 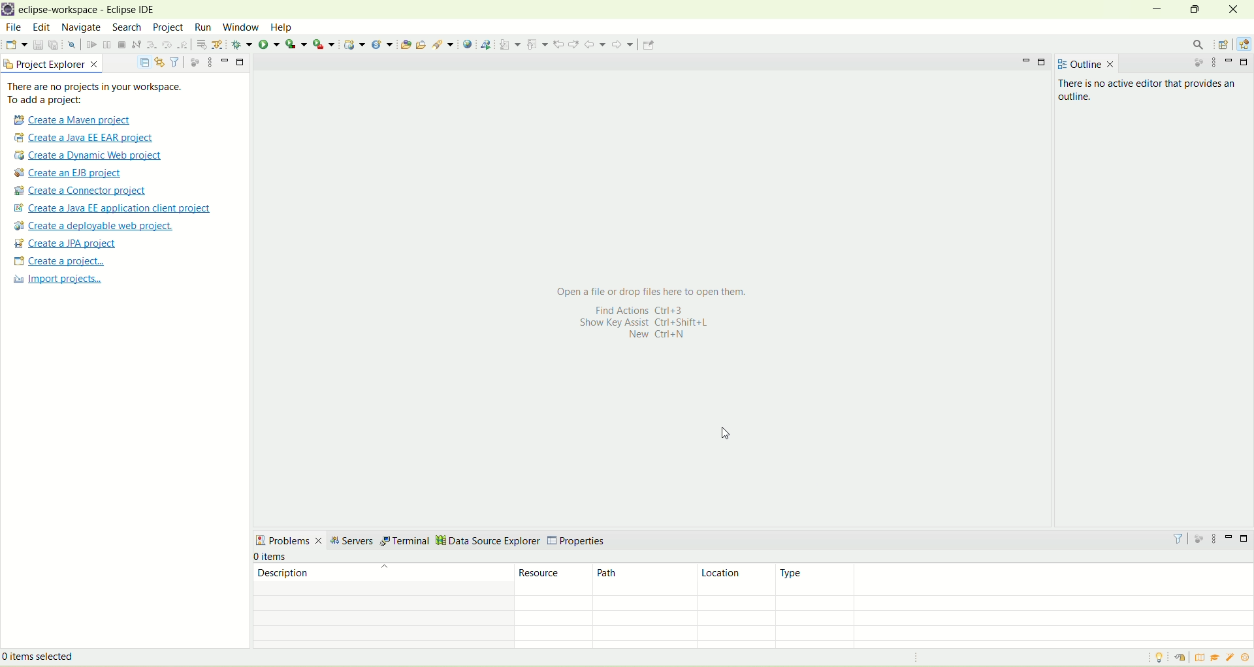 What do you see at coordinates (493, 44) in the screenshot?
I see `search` at bounding box center [493, 44].